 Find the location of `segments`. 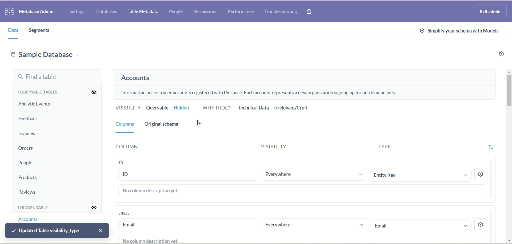

segments is located at coordinates (38, 31).